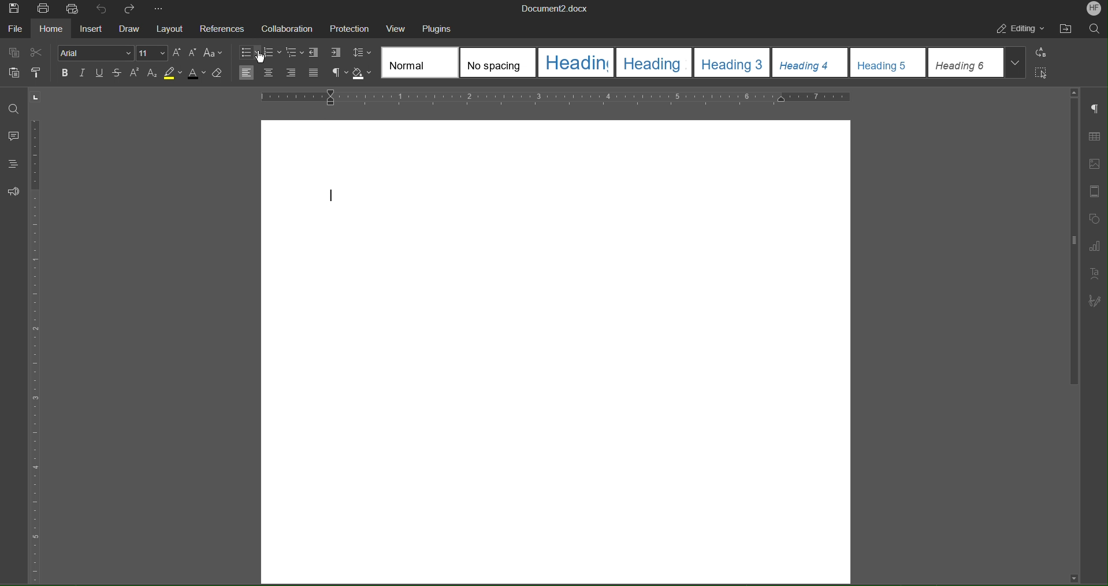  What do you see at coordinates (1042, 74) in the screenshot?
I see `Select All` at bounding box center [1042, 74].